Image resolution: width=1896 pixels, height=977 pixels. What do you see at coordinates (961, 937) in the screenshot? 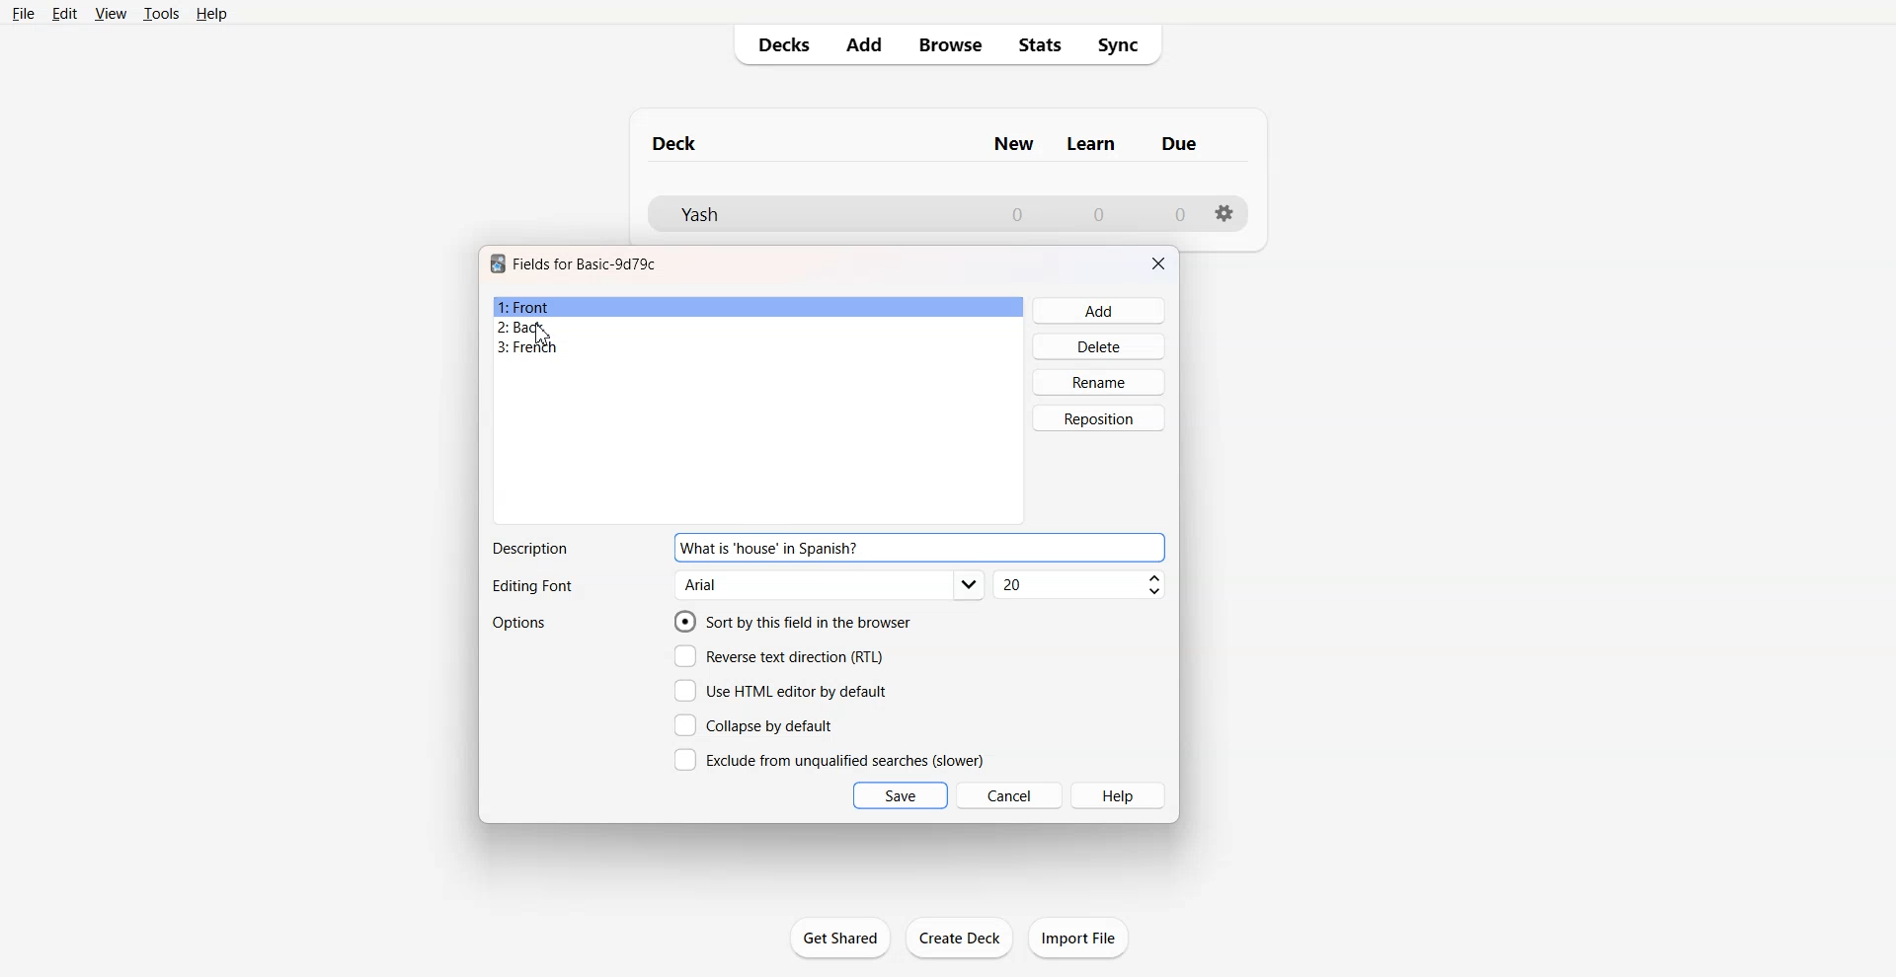
I see `Create Deck` at bounding box center [961, 937].